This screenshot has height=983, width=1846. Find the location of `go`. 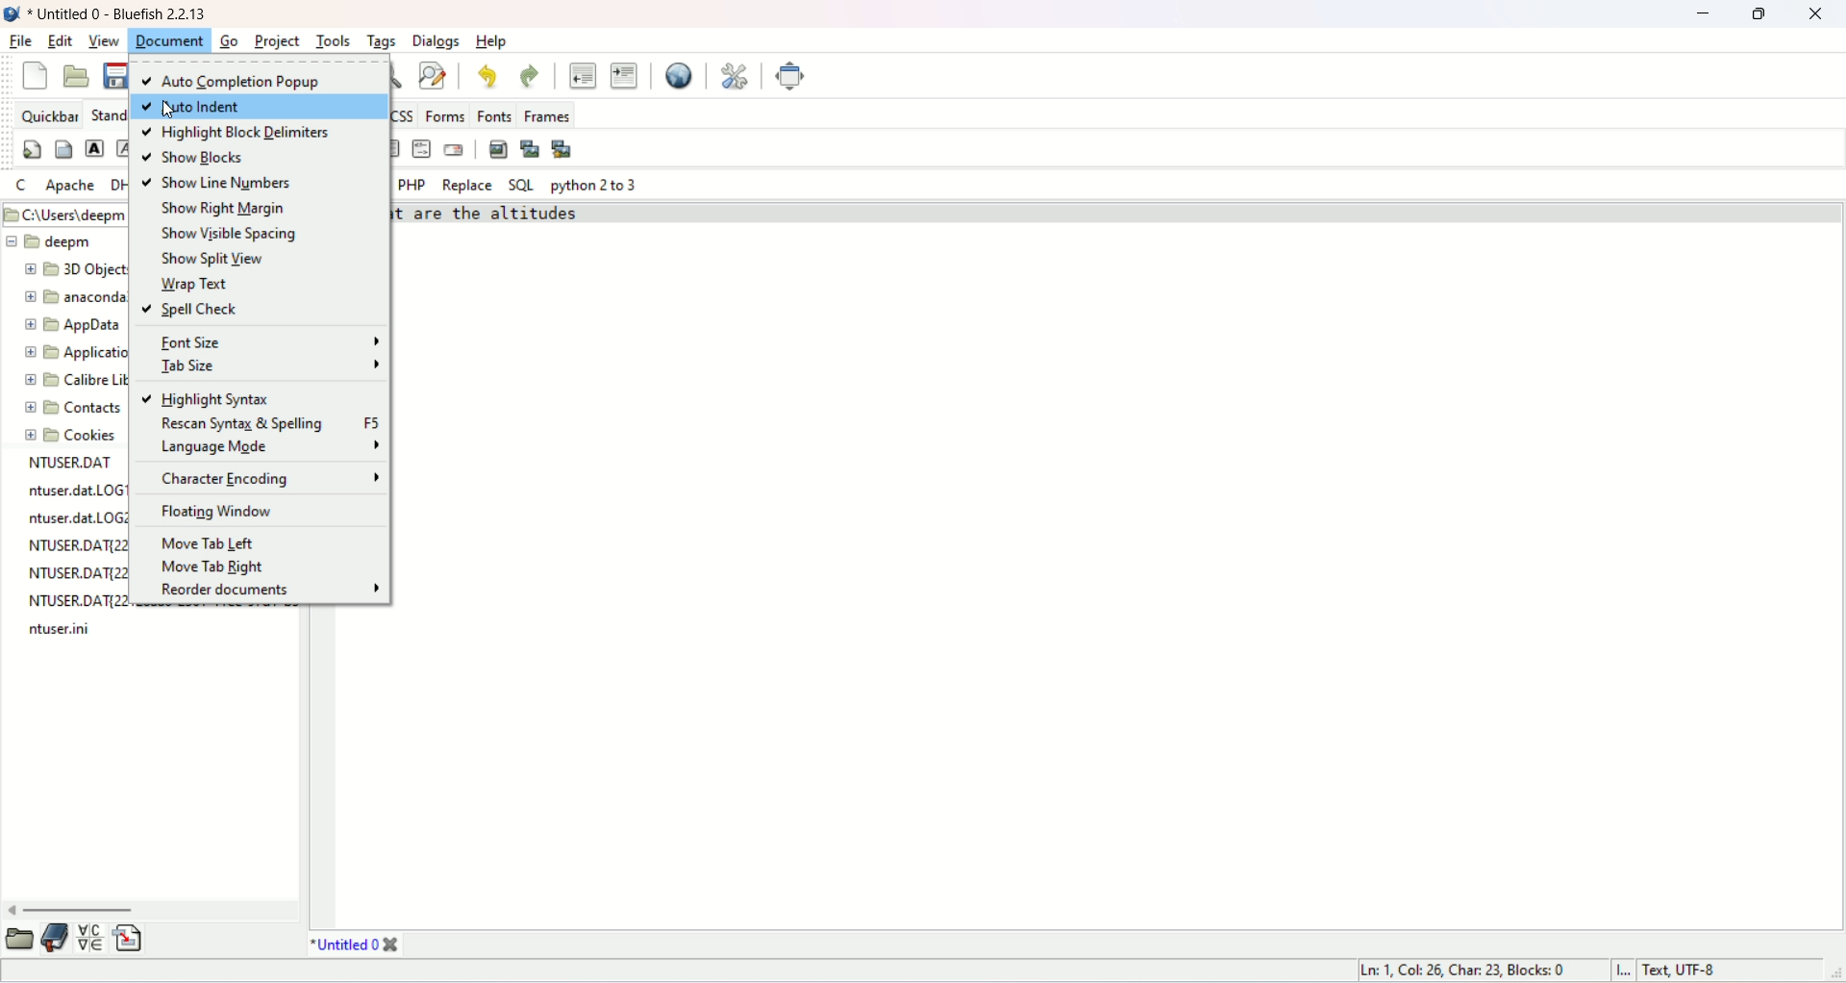

go is located at coordinates (227, 40).